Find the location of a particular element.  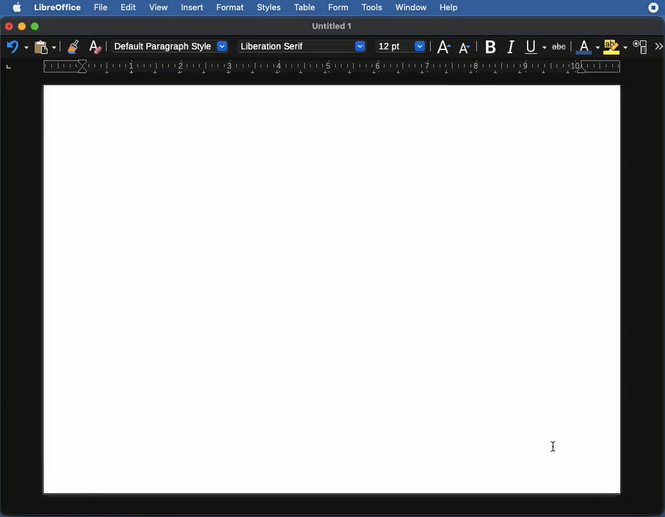

Clear formatting  is located at coordinates (95, 48).